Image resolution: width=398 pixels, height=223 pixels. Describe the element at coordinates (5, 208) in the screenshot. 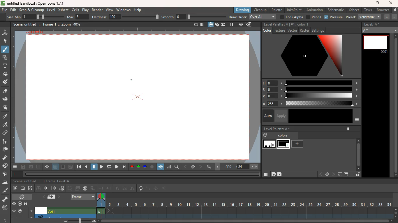

I see `locate` at that location.